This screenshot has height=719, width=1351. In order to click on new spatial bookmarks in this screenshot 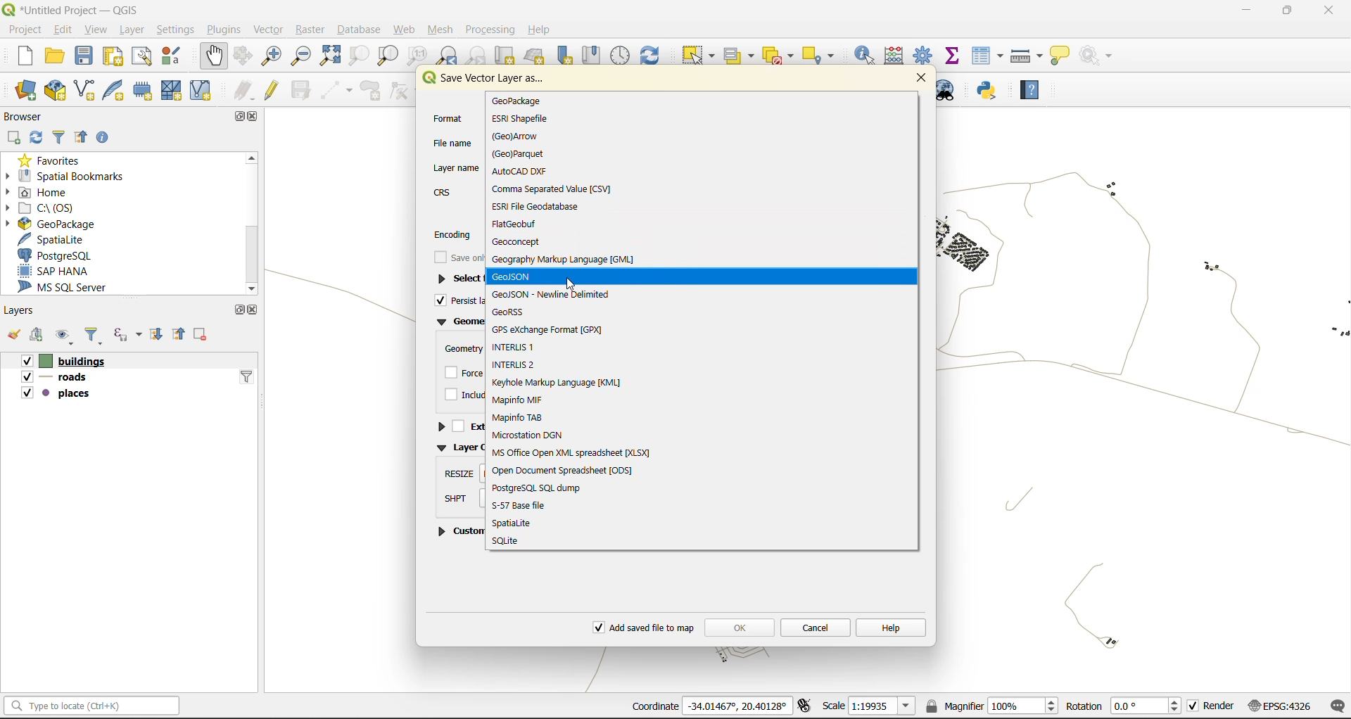, I will do `click(562, 56)`.